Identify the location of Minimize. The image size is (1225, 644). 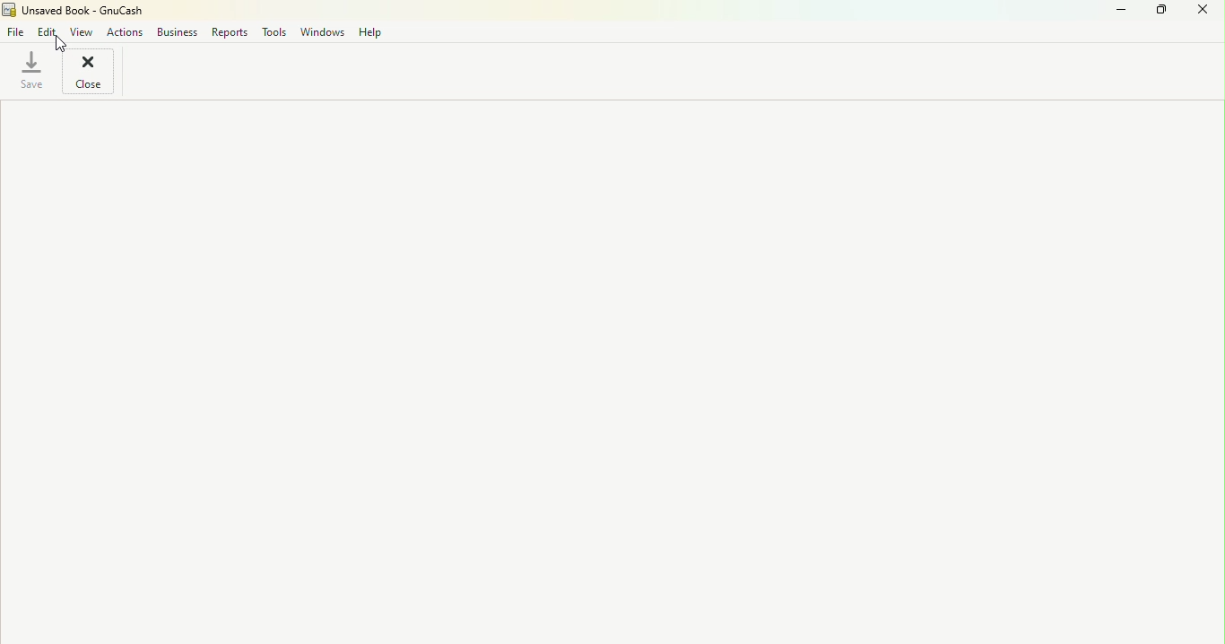
(1118, 14).